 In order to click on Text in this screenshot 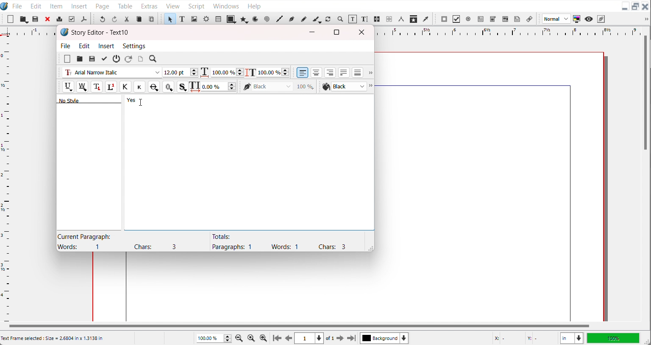, I will do `click(123, 241)`.